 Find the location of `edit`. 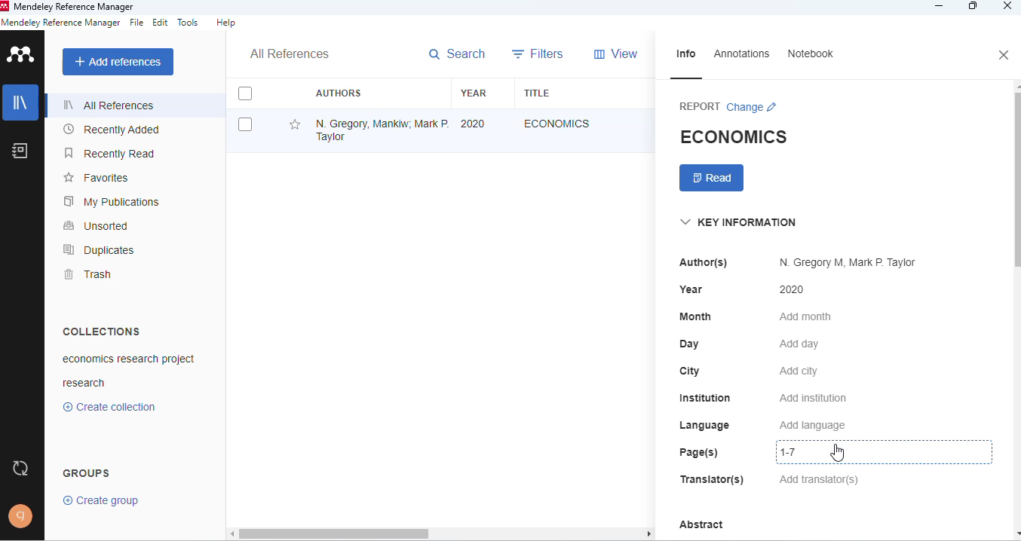

edit is located at coordinates (161, 22).